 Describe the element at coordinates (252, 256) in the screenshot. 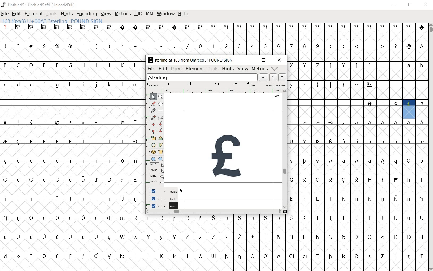

I see `Symbol` at that location.